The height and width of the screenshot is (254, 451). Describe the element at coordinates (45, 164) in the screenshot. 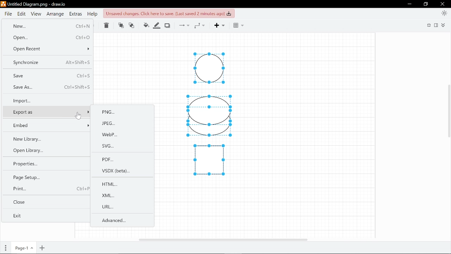

I see `properties` at that location.